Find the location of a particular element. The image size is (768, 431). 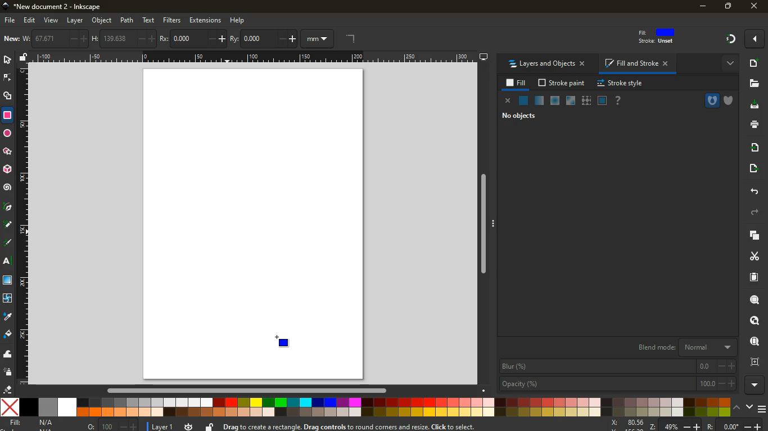

hole is located at coordinates (711, 100).